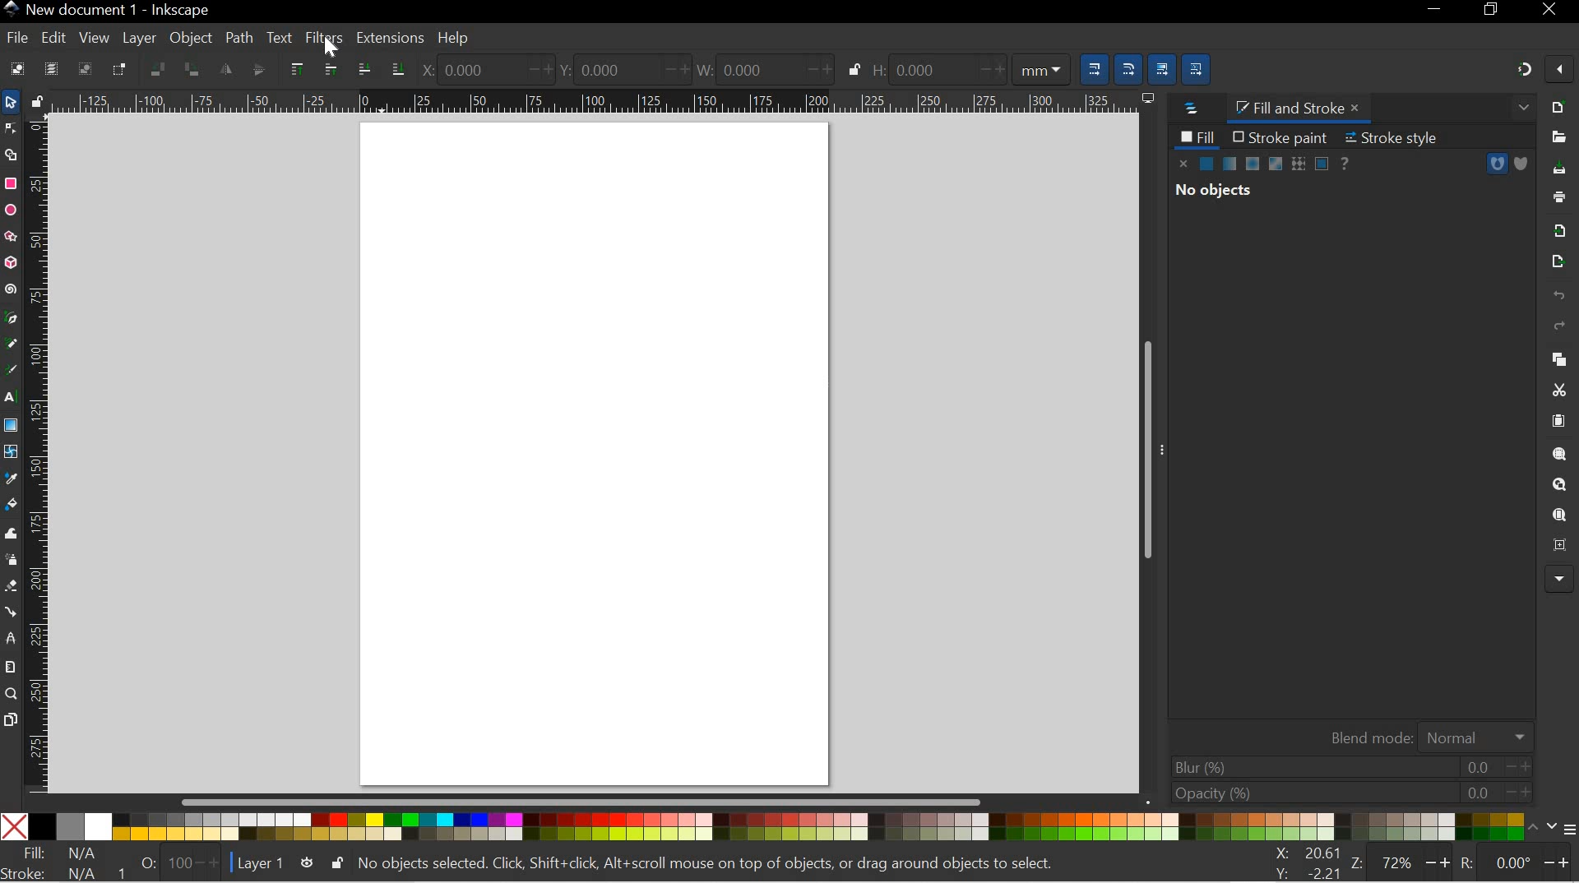 This screenshot has width=1579, height=883. I want to click on CUT, so click(1558, 390).